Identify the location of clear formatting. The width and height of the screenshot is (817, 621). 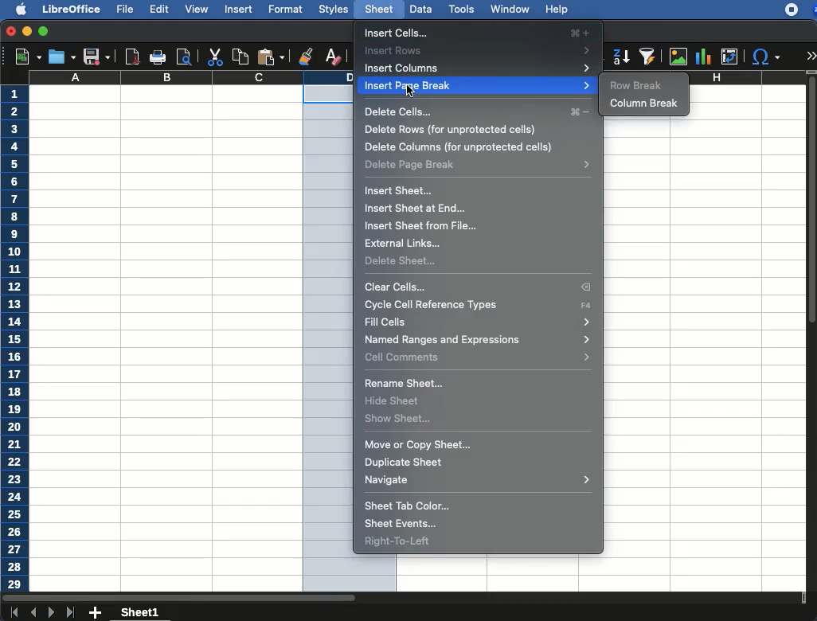
(332, 58).